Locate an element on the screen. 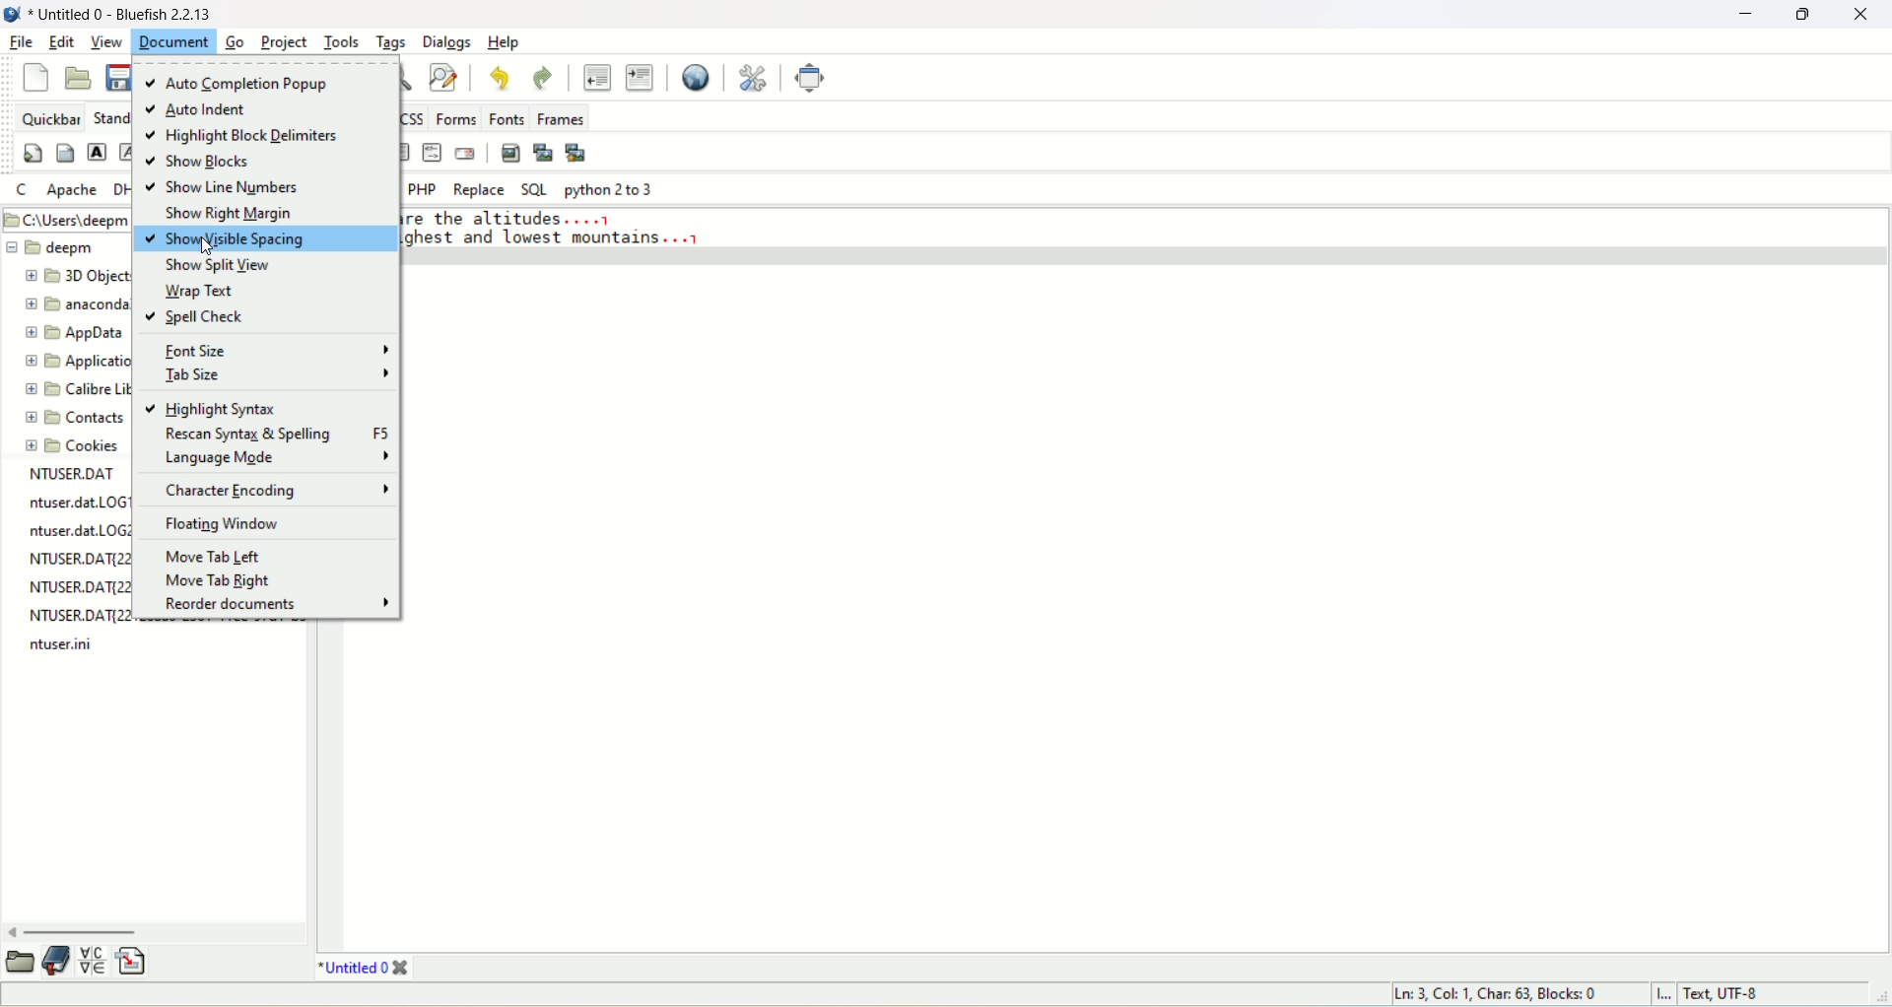  font size is located at coordinates (276, 352).